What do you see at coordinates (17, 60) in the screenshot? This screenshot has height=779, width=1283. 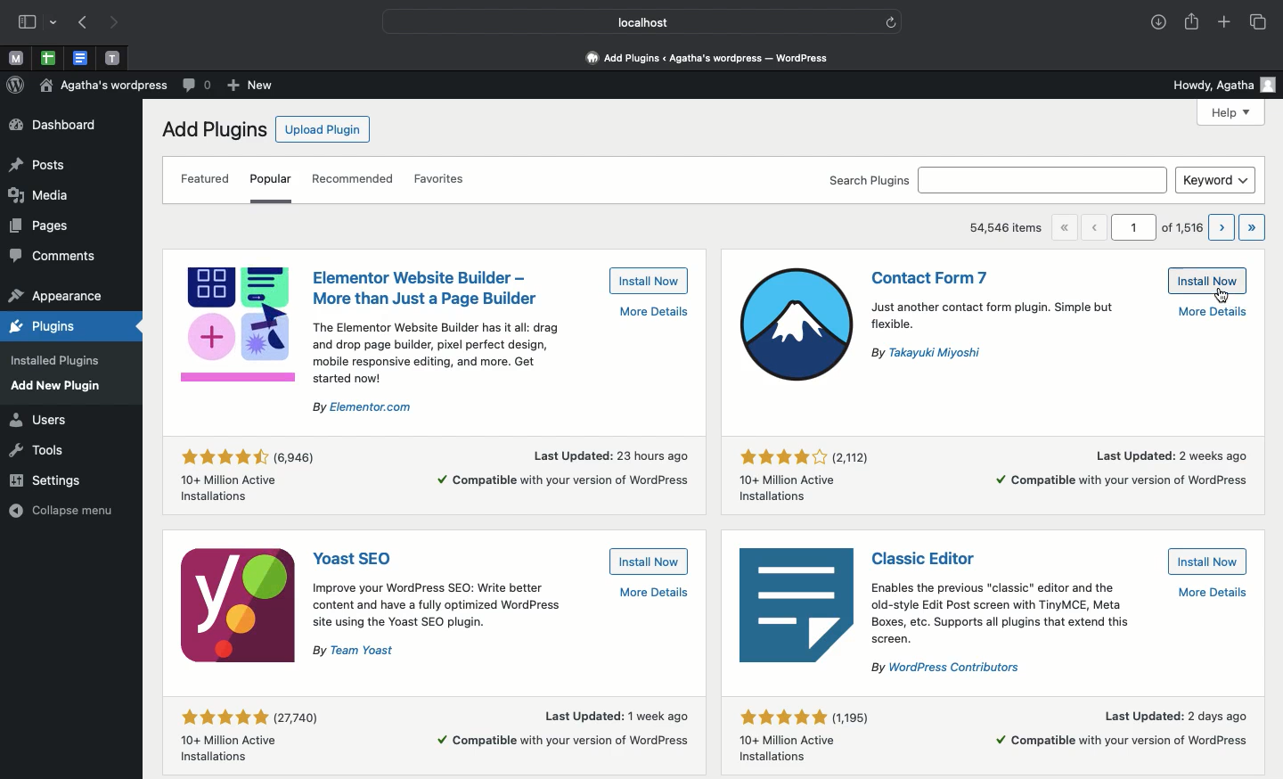 I see `Pinned tabs` at bounding box center [17, 60].